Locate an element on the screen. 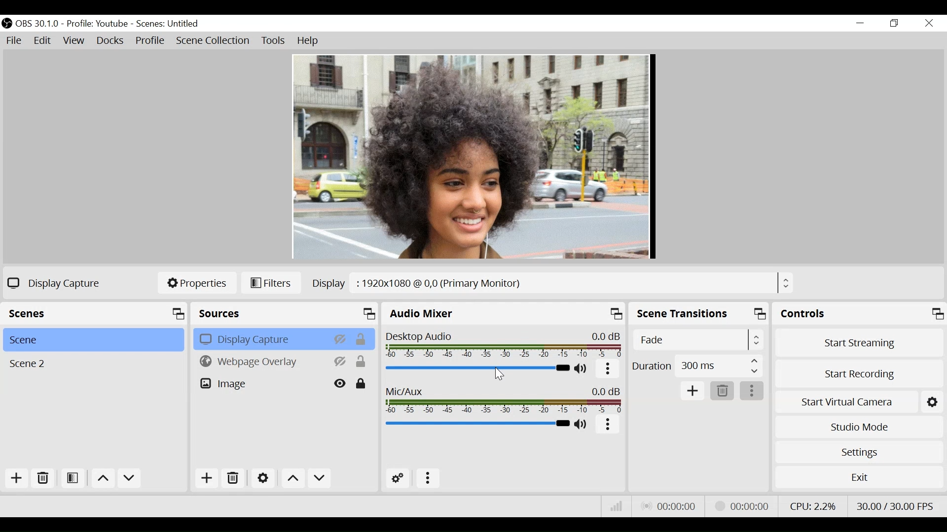 Image resolution: width=947 pixels, height=532 pixels. Desktop Audio is located at coordinates (503, 345).